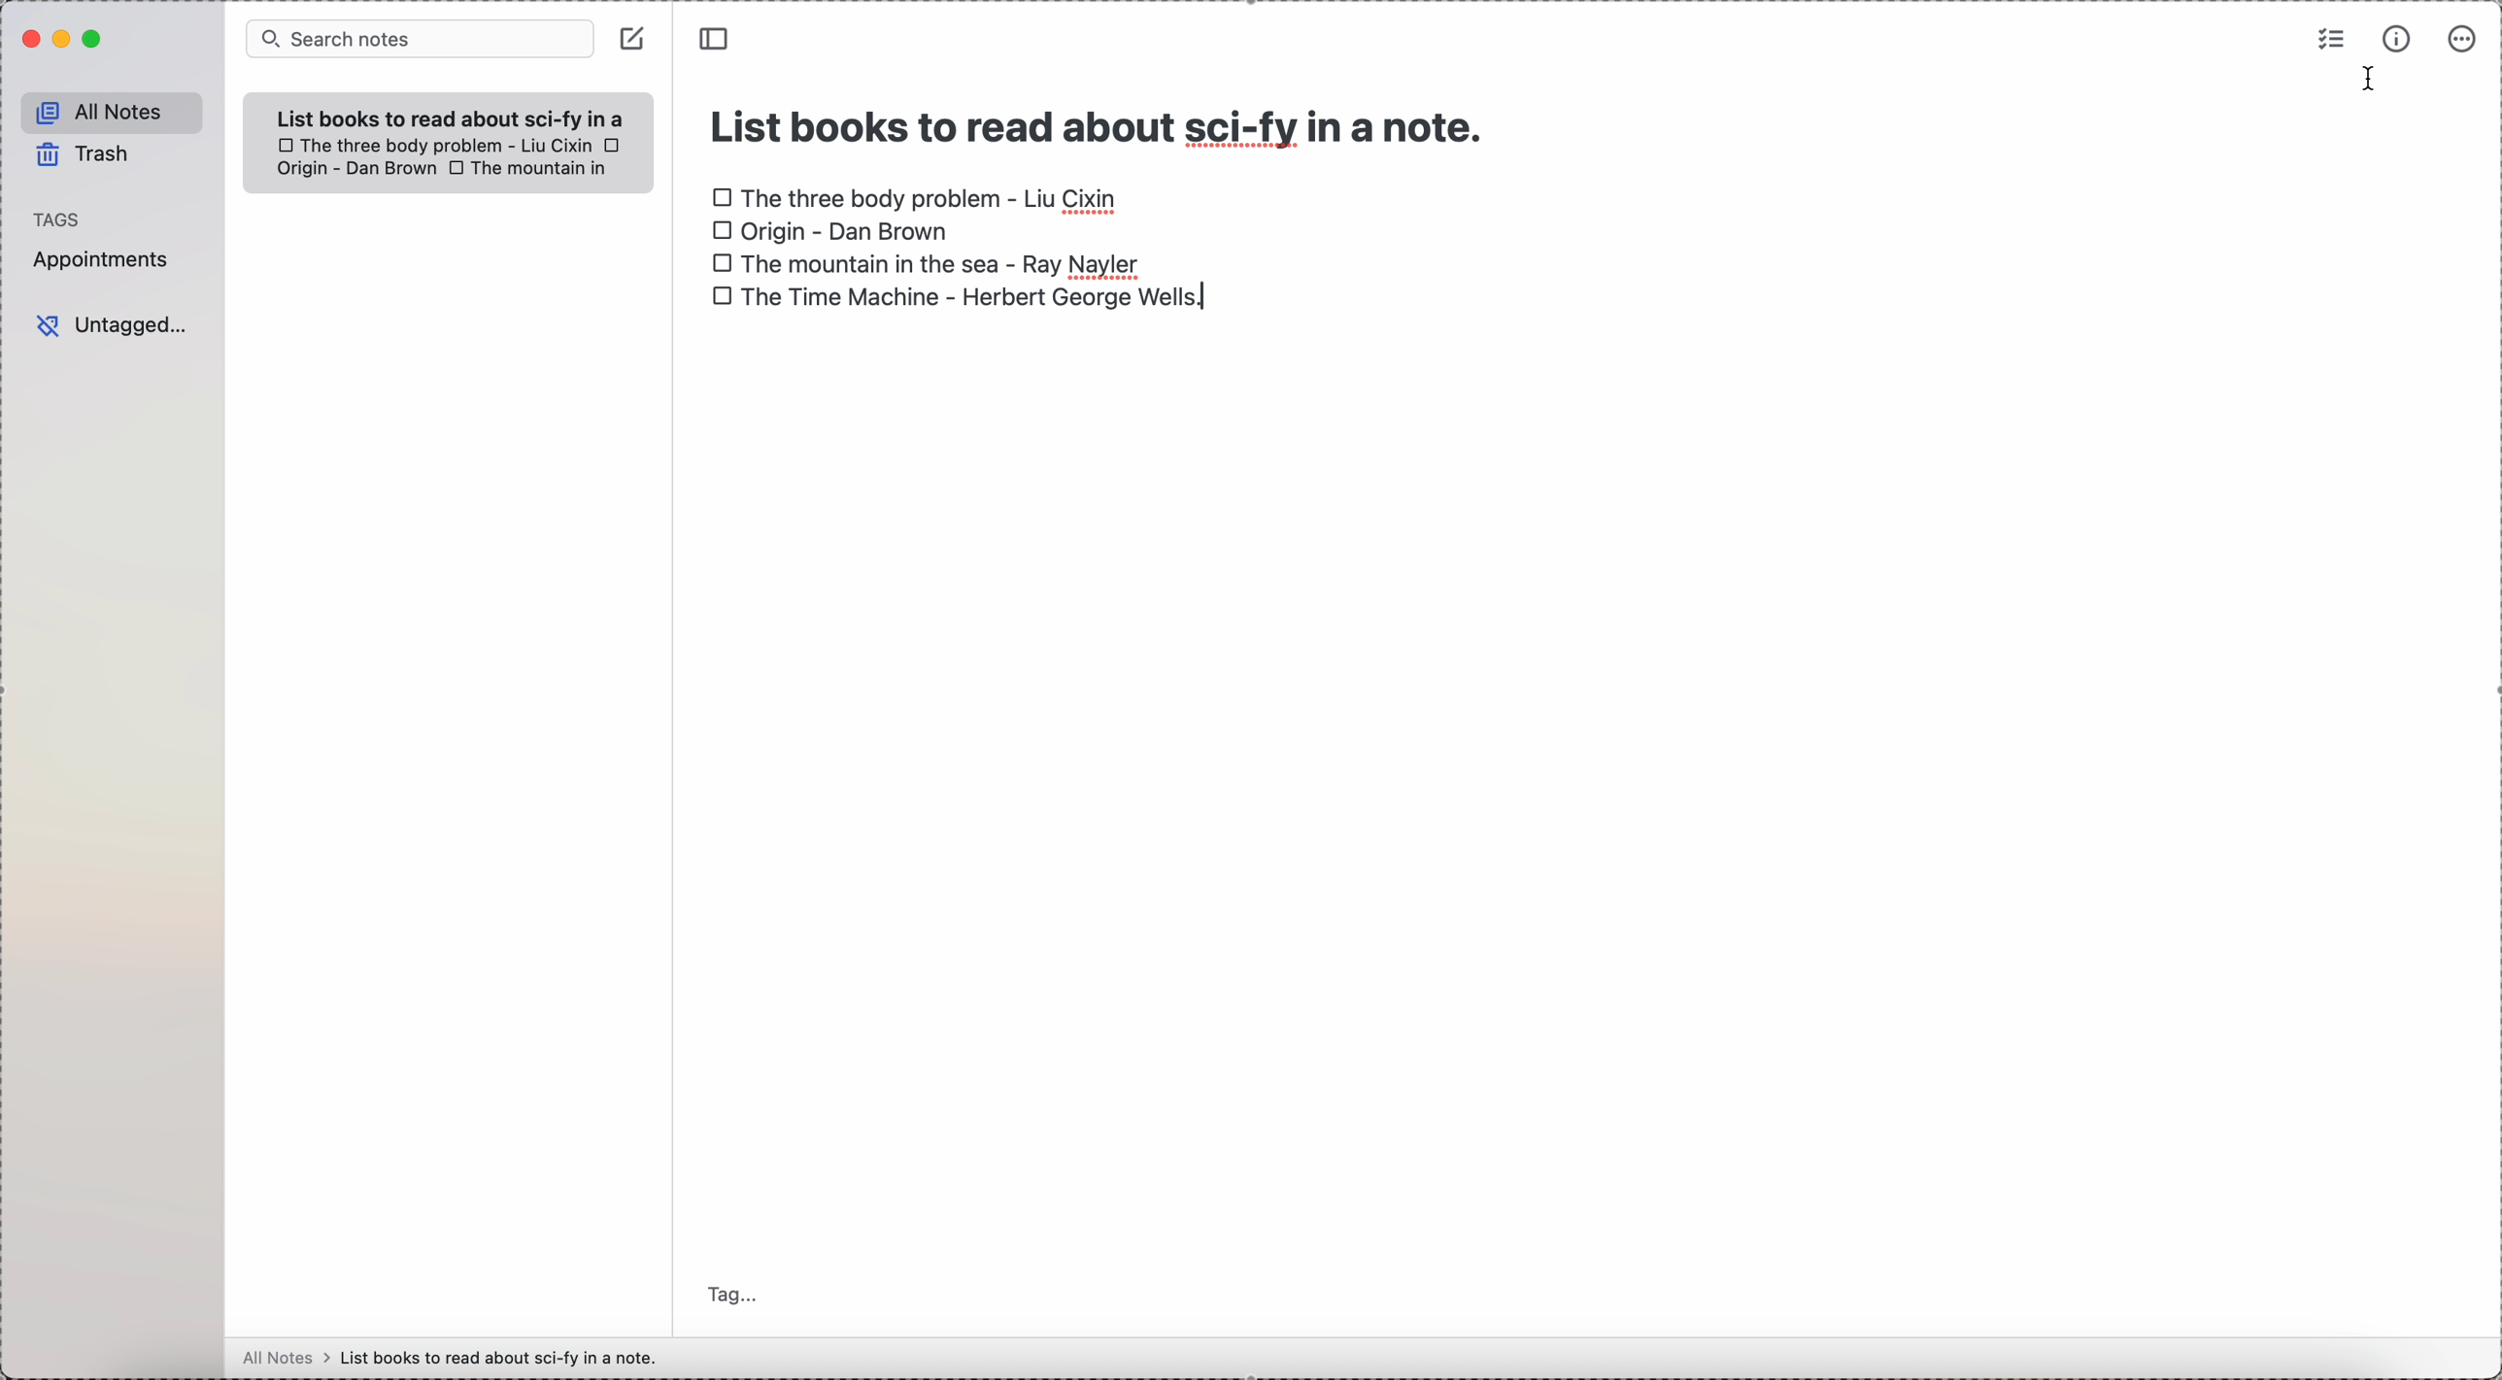 This screenshot has width=2502, height=1380. What do you see at coordinates (632, 39) in the screenshot?
I see `create note` at bounding box center [632, 39].